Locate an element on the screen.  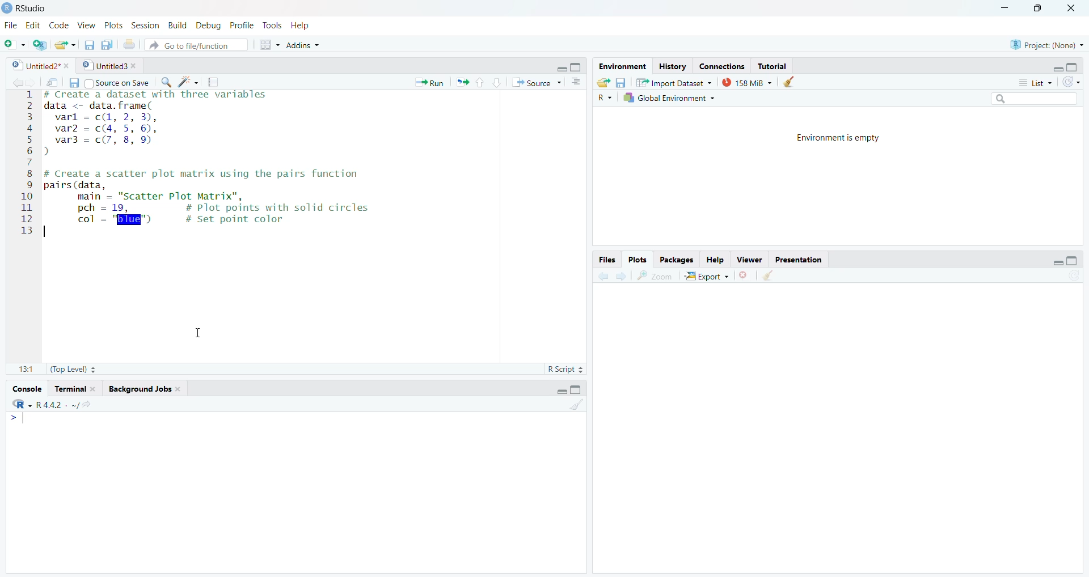
Session is located at coordinates (145, 24).